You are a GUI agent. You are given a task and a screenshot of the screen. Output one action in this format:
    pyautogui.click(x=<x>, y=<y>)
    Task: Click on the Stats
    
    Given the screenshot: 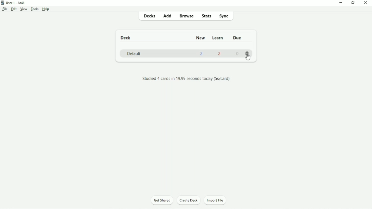 What is the action you would take?
    pyautogui.click(x=206, y=16)
    